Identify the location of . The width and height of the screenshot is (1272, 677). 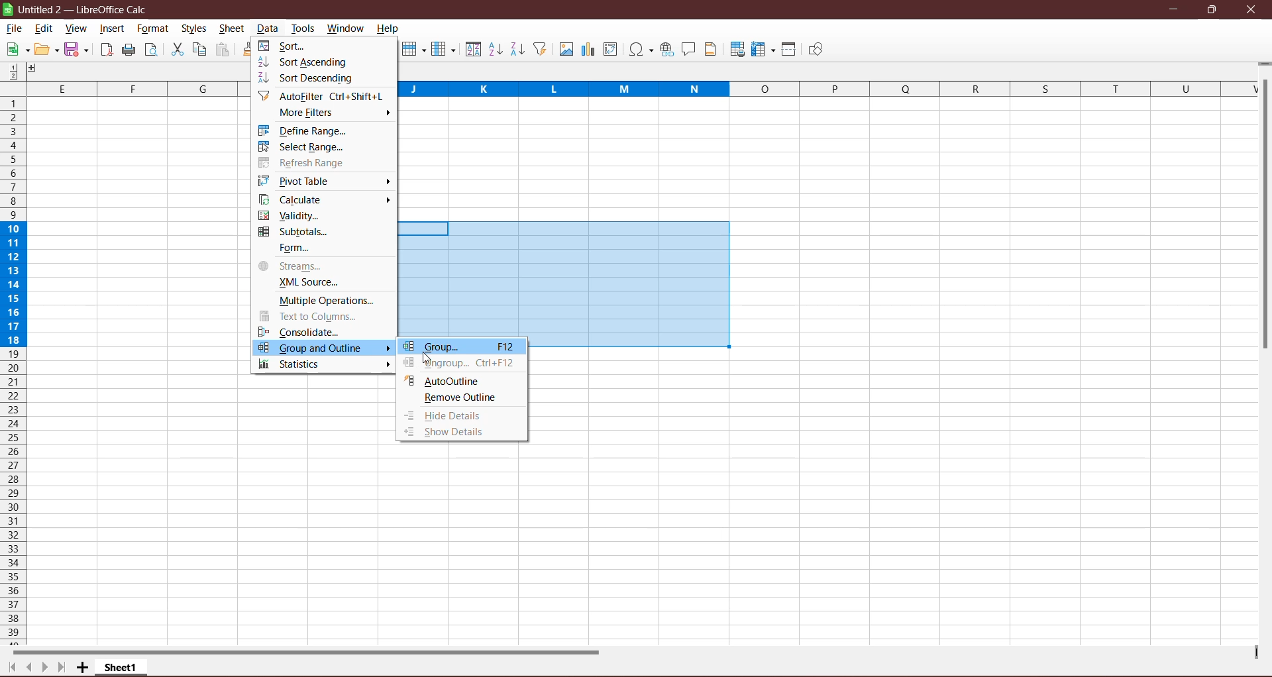
(38, 70).